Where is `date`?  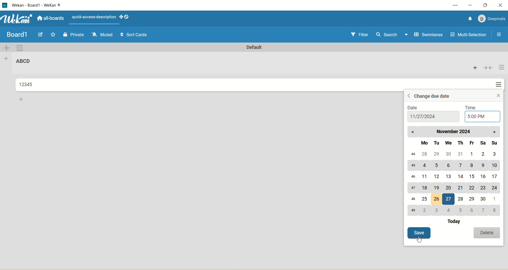
date is located at coordinates (433, 117).